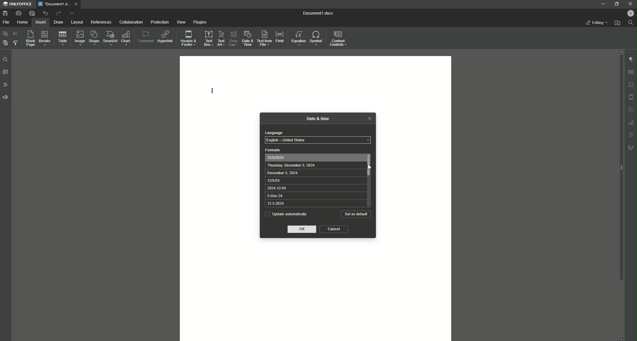  What do you see at coordinates (286, 214) in the screenshot?
I see `Update automatically` at bounding box center [286, 214].